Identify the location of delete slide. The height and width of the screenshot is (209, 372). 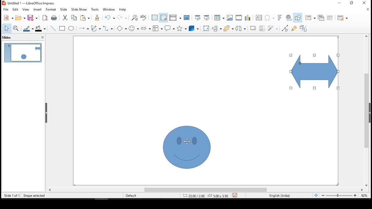
(330, 18).